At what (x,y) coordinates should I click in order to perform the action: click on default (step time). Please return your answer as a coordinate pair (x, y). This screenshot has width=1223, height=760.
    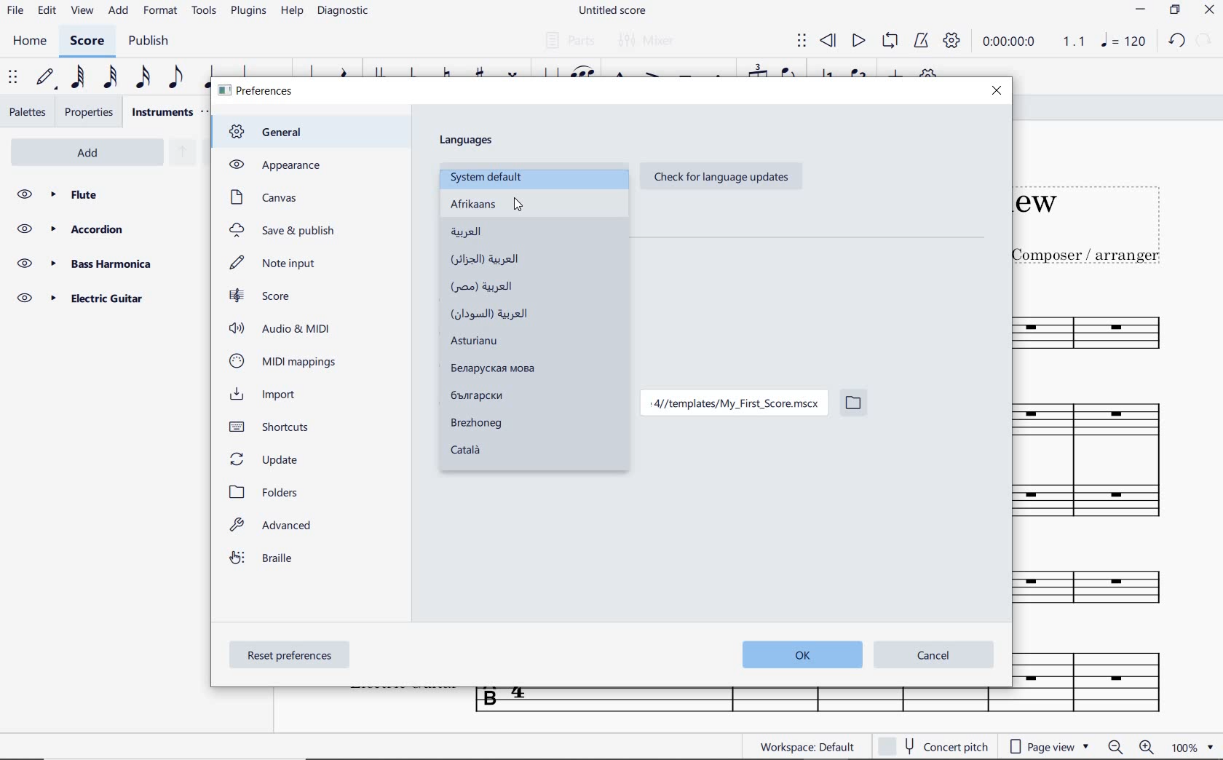
    Looking at the image, I should click on (46, 78).